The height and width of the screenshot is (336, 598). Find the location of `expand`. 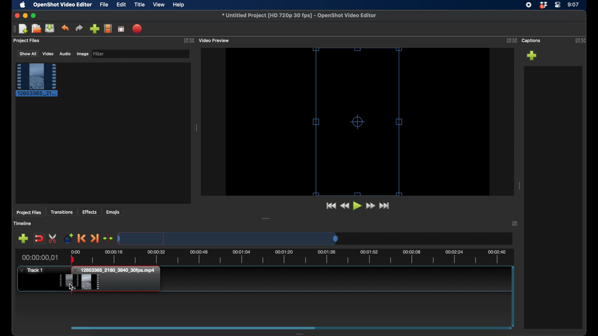

expand is located at coordinates (507, 41).